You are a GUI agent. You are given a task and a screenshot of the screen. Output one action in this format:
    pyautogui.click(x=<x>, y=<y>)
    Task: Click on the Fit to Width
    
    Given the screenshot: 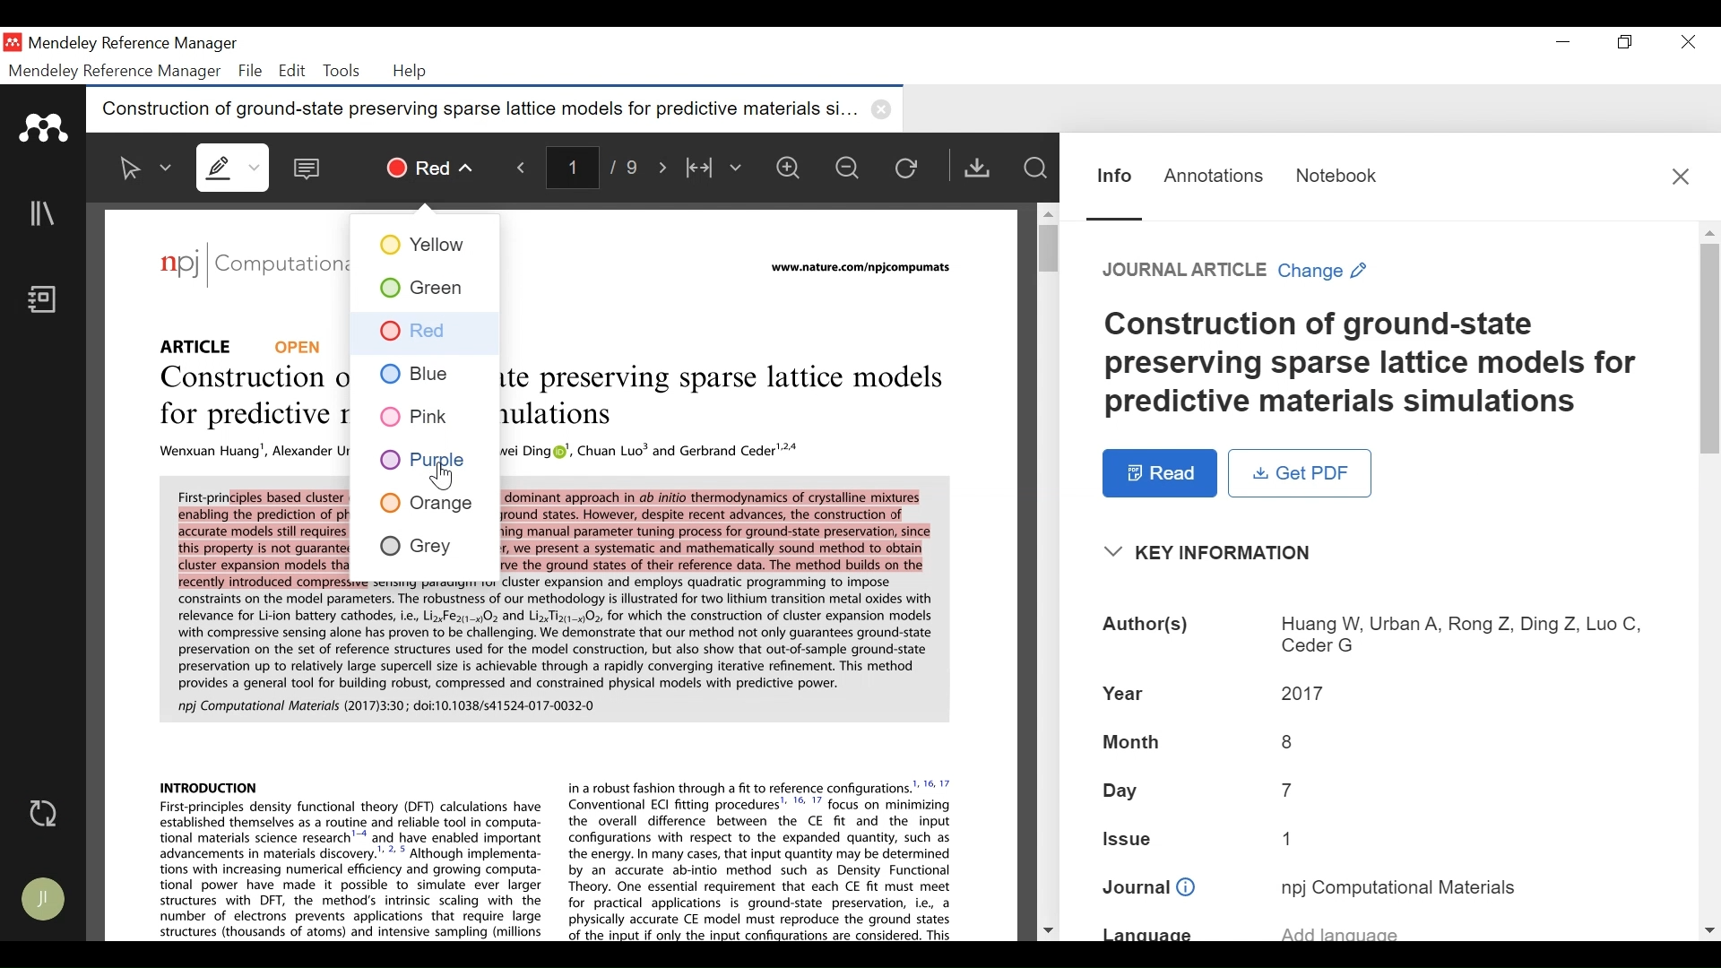 What is the action you would take?
    pyautogui.click(x=717, y=168)
    